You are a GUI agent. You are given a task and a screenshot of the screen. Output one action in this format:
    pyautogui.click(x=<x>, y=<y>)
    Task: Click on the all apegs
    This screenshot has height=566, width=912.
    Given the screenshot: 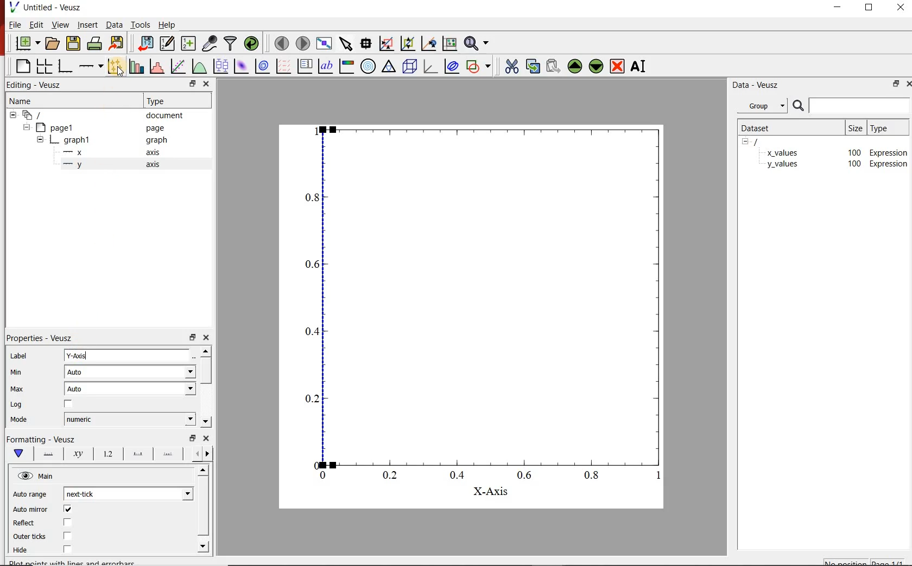 What is the action you would take?
    pyautogui.click(x=38, y=115)
    